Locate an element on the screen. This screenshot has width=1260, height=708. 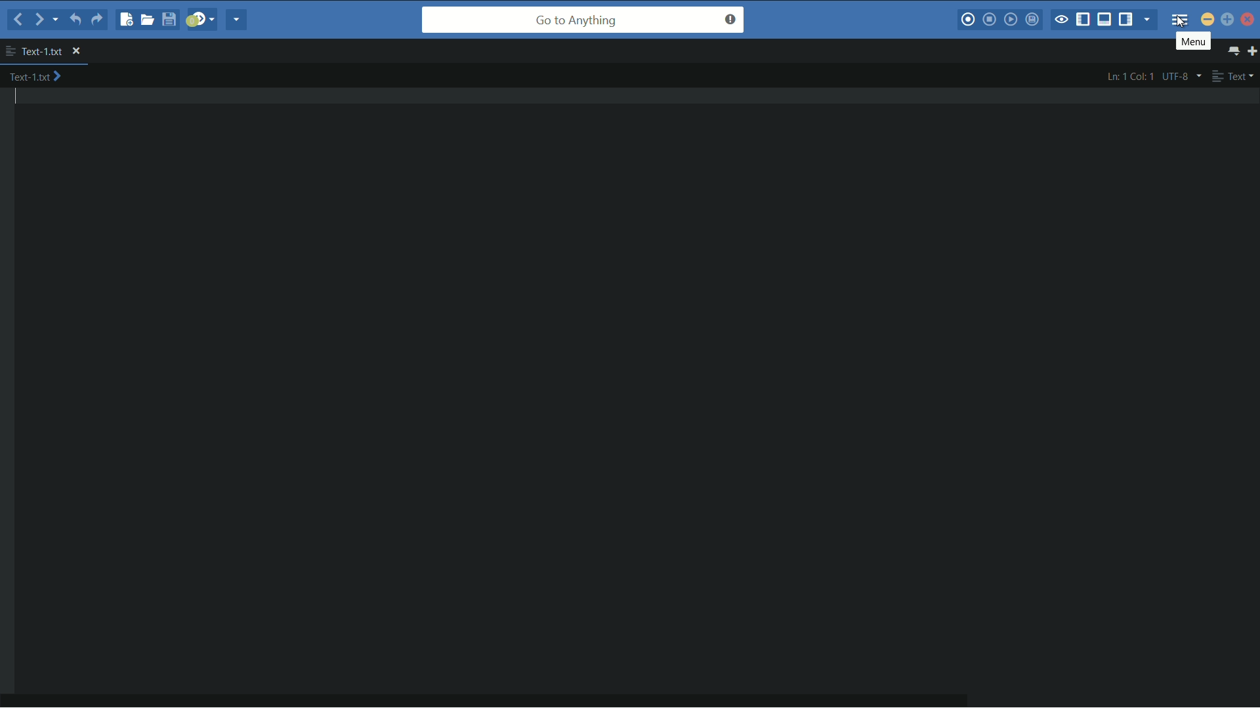
show all tabs is located at coordinates (1232, 50).